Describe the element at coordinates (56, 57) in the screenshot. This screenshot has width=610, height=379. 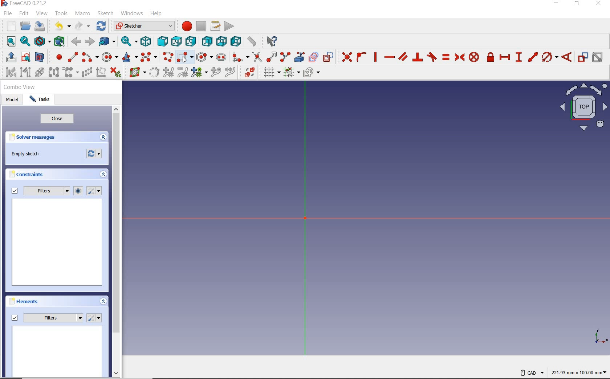
I see `create point` at that location.